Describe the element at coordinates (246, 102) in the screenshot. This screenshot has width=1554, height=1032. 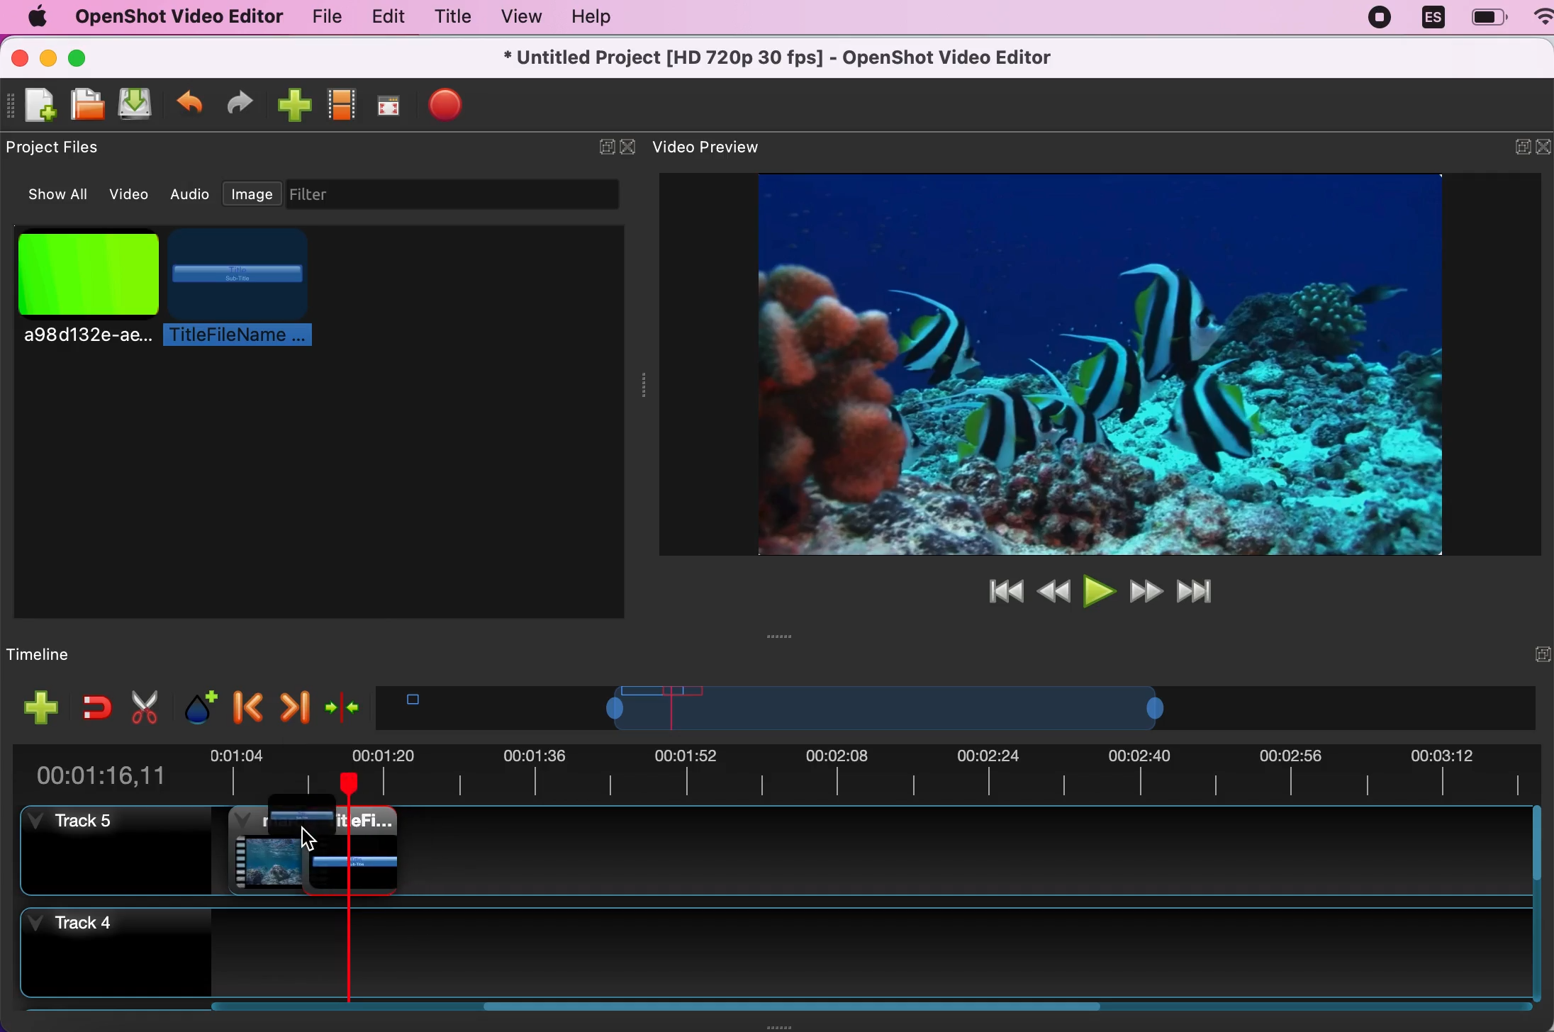
I see `redo` at that location.